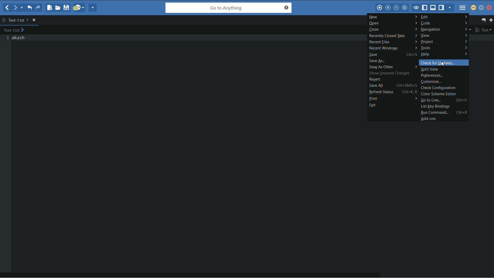  Describe the element at coordinates (389, 7) in the screenshot. I see `stop macro` at that location.